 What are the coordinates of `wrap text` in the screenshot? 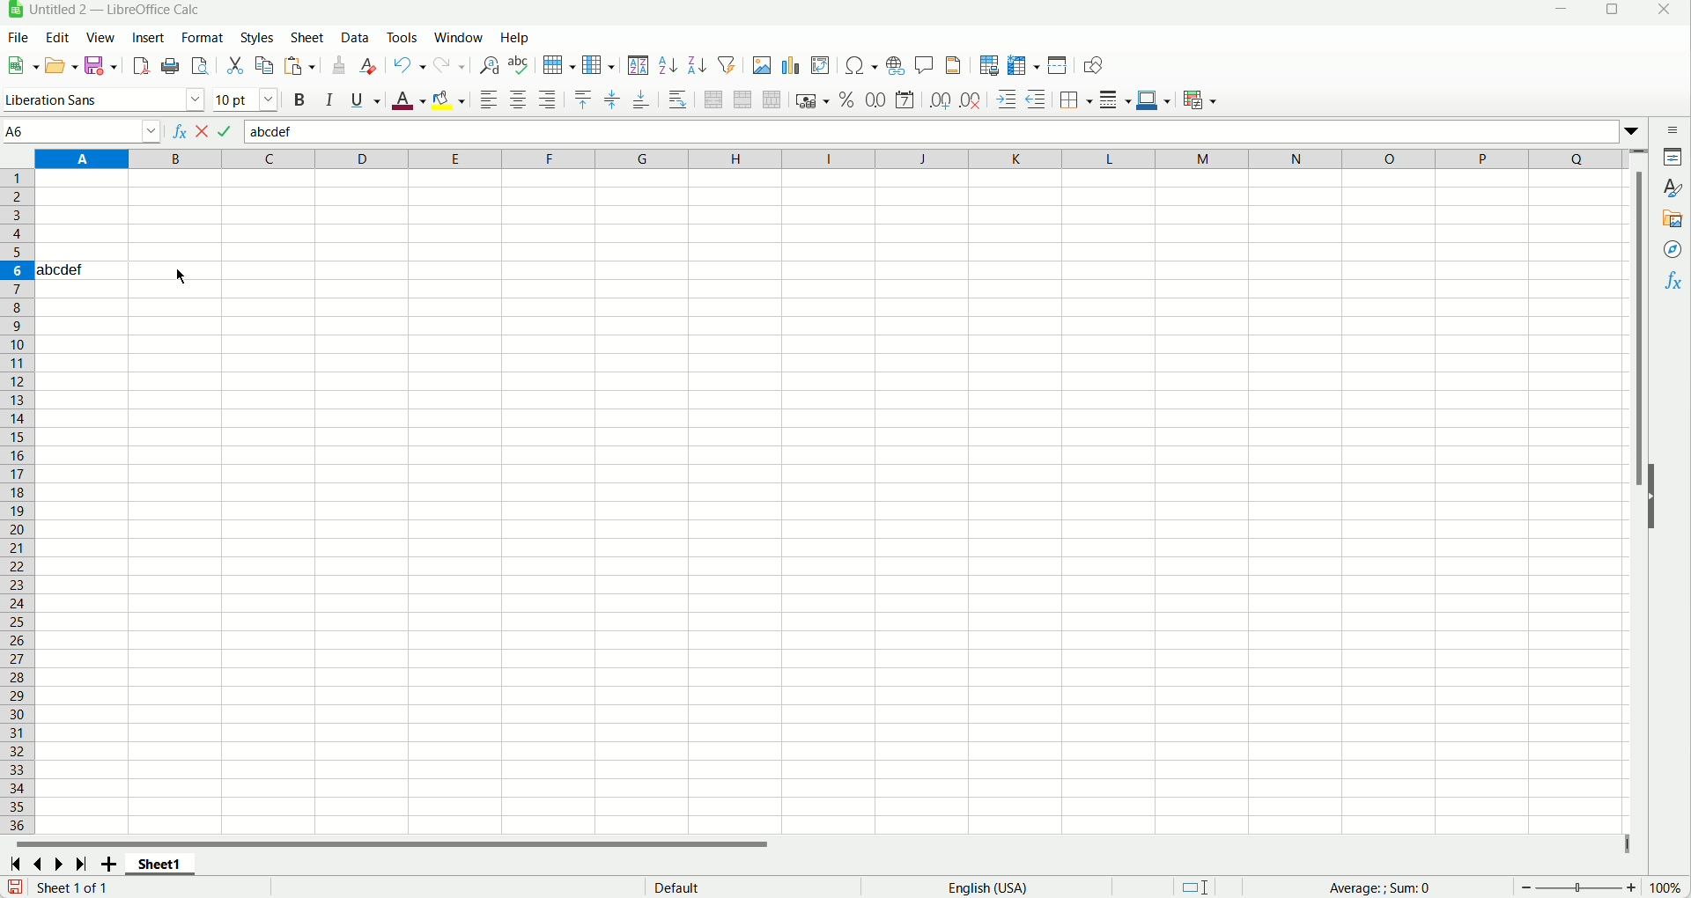 It's located at (679, 99).